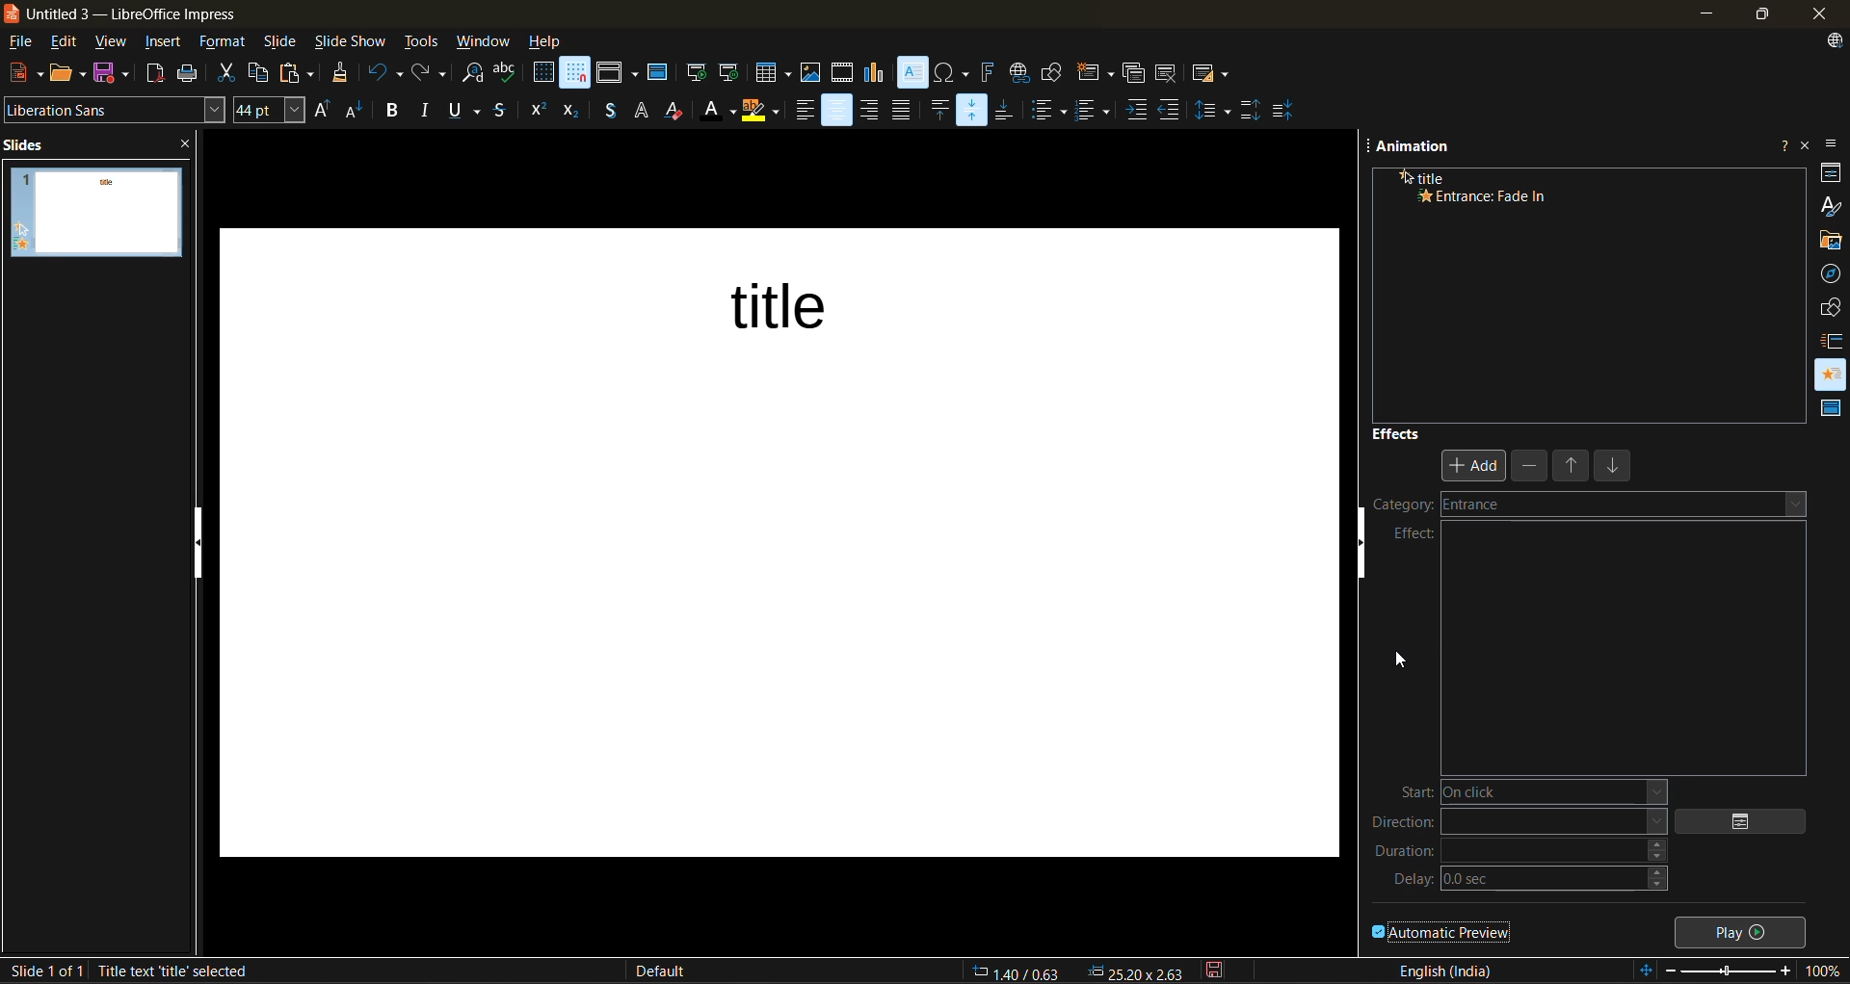  Describe the element at coordinates (474, 74) in the screenshot. I see `find and replace` at that location.